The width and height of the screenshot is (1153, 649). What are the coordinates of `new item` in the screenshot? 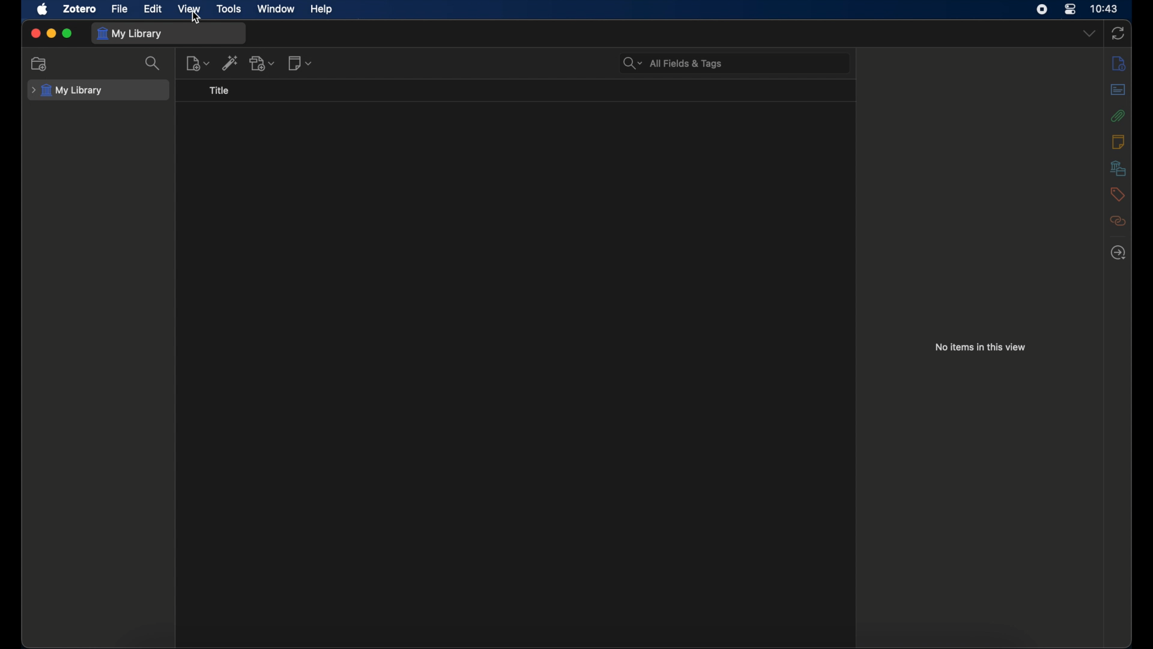 It's located at (198, 62).